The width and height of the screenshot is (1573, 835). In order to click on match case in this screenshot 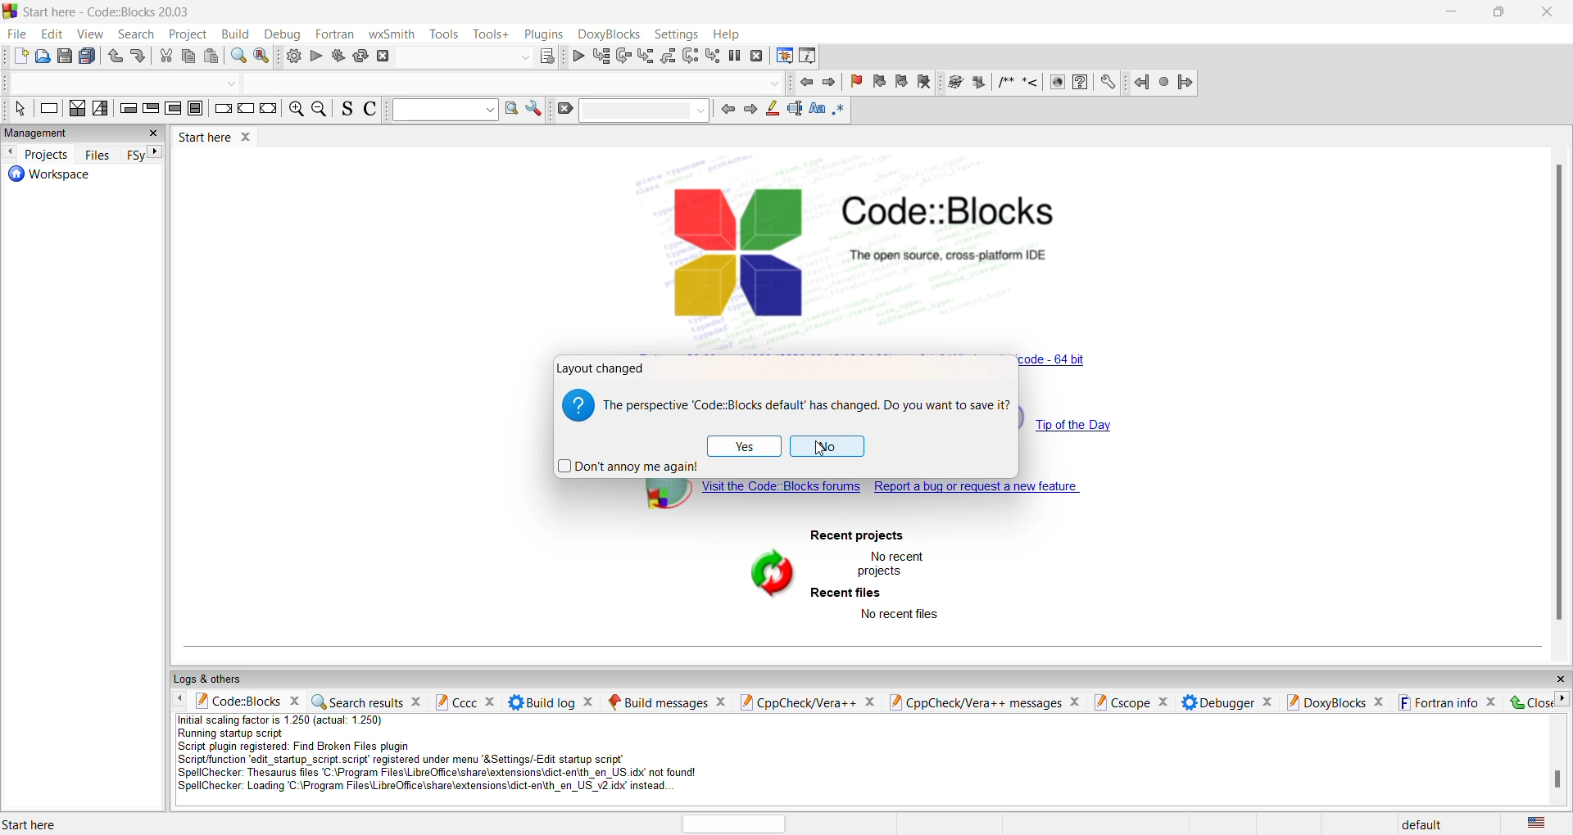, I will do `click(818, 109)`.